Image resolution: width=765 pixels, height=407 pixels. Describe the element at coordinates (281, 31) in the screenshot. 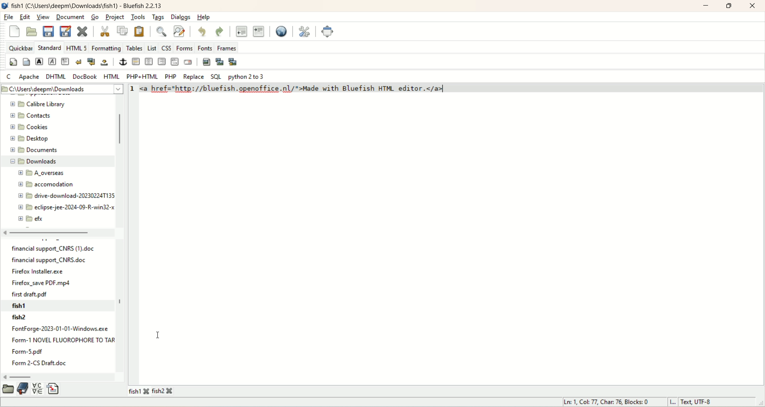

I see `preview in browse` at that location.